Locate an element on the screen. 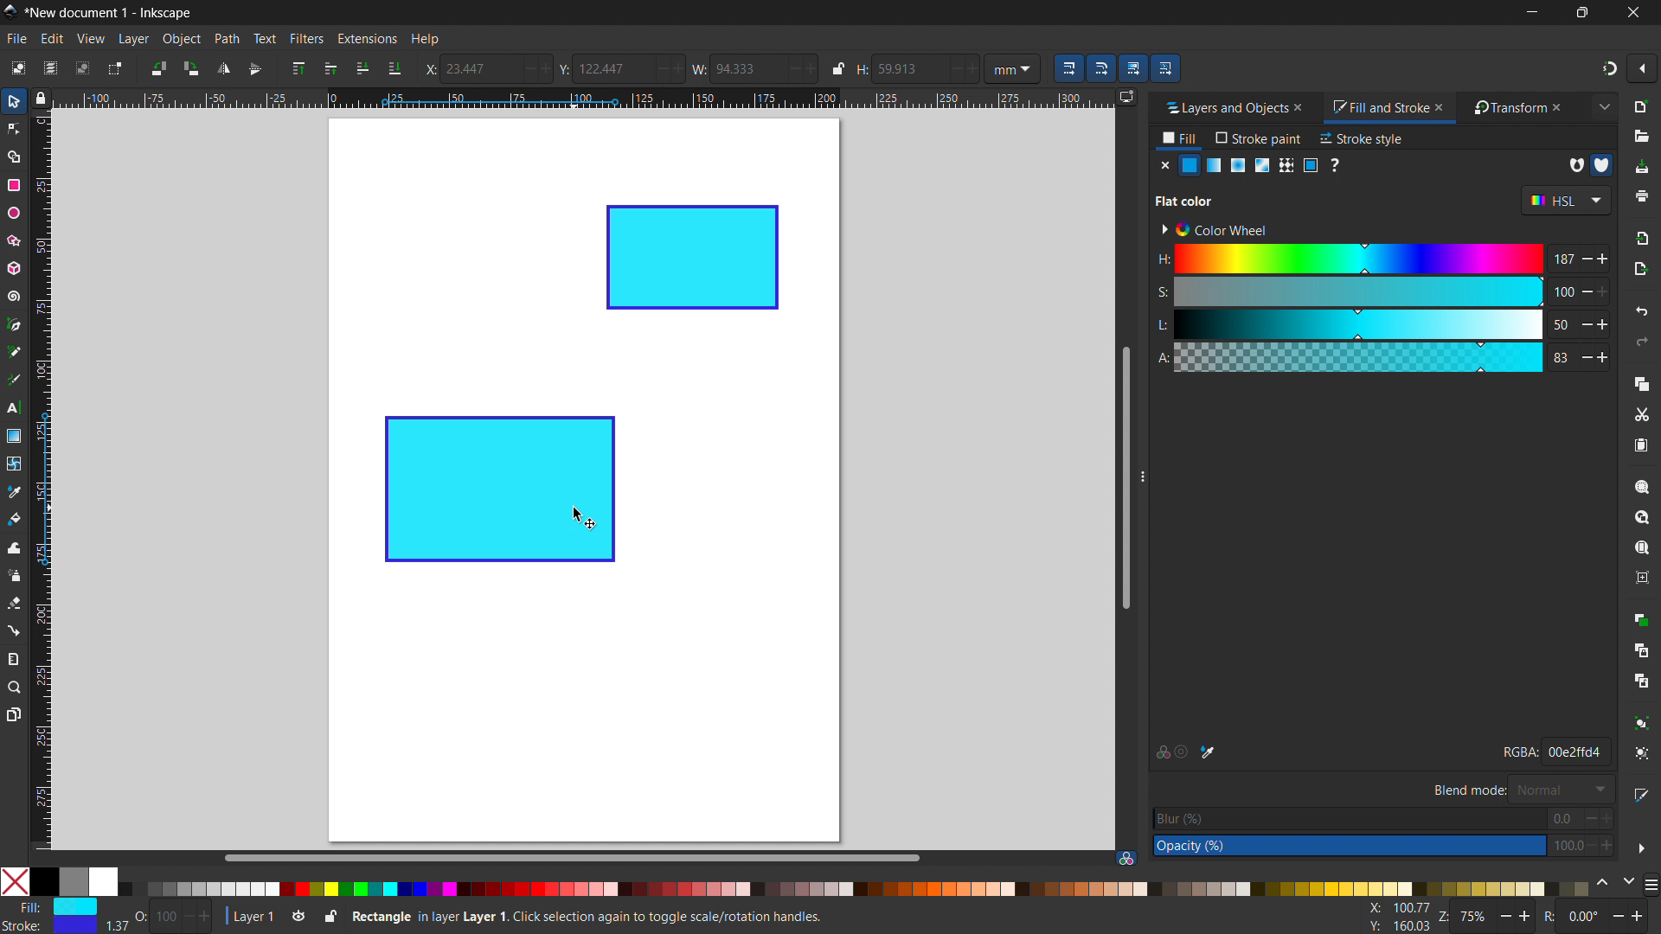 The width and height of the screenshot is (1661, 934). S: 100 is located at coordinates (1378, 291).